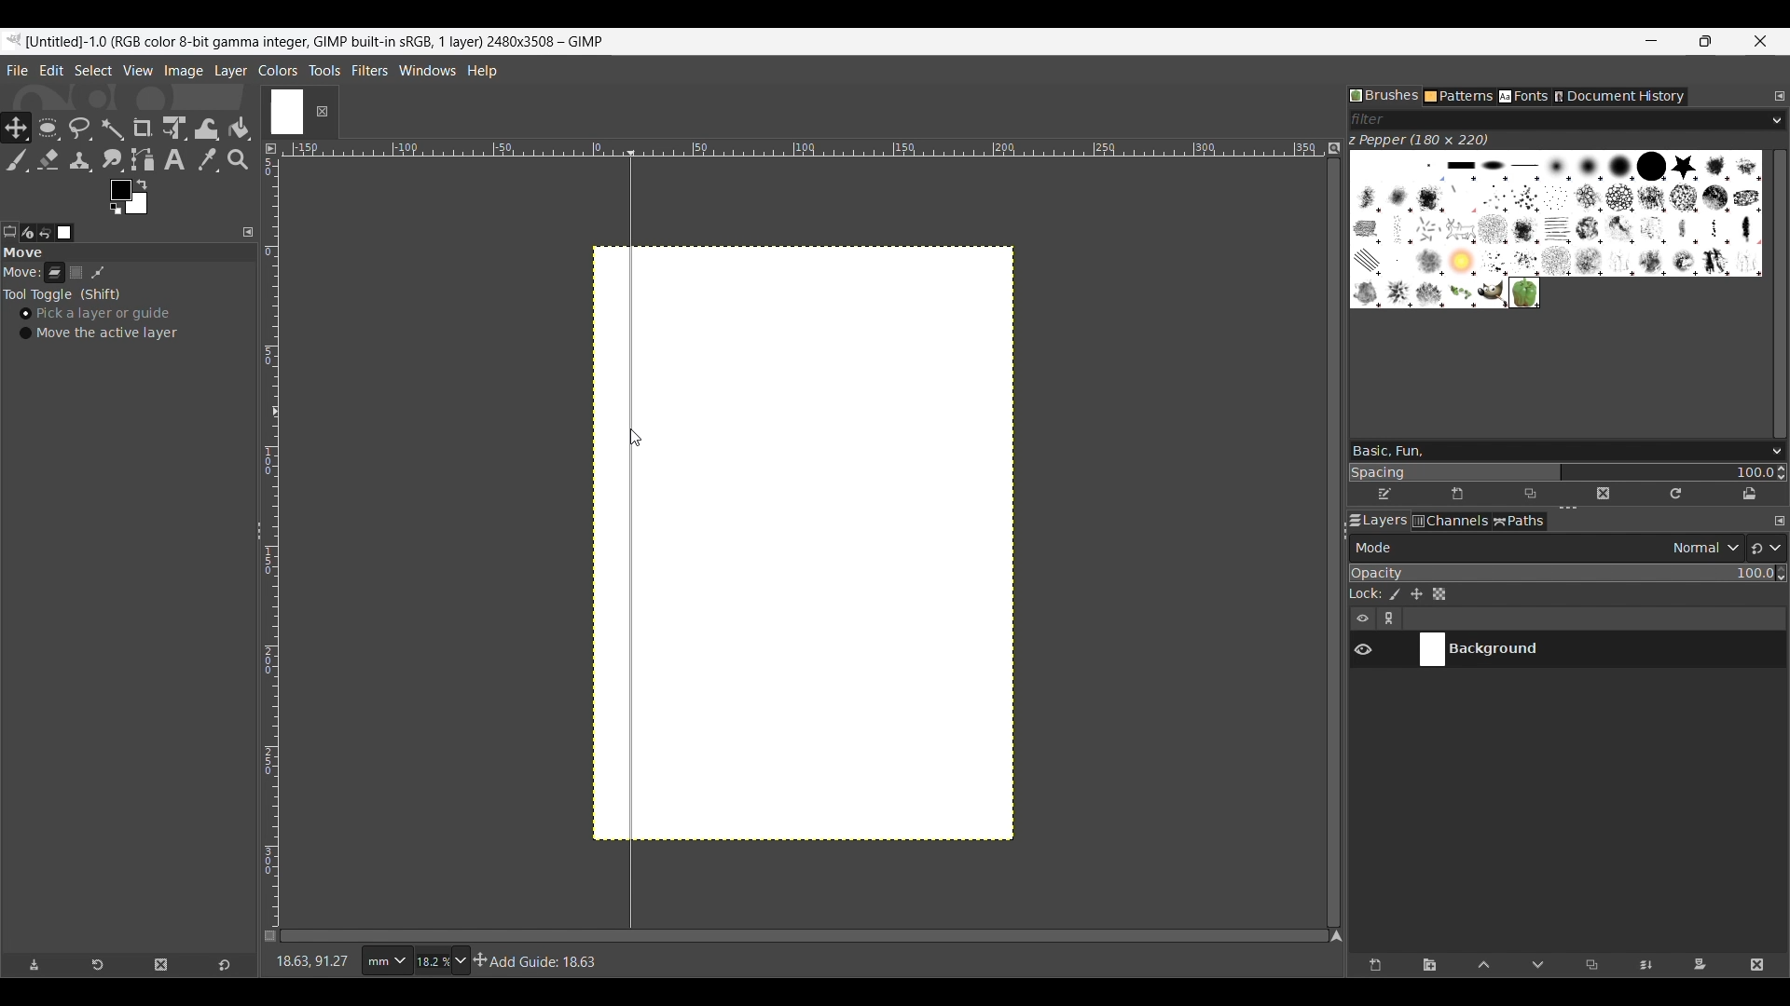  What do you see at coordinates (1520, 521) in the screenshot?
I see `Paths tab` at bounding box center [1520, 521].